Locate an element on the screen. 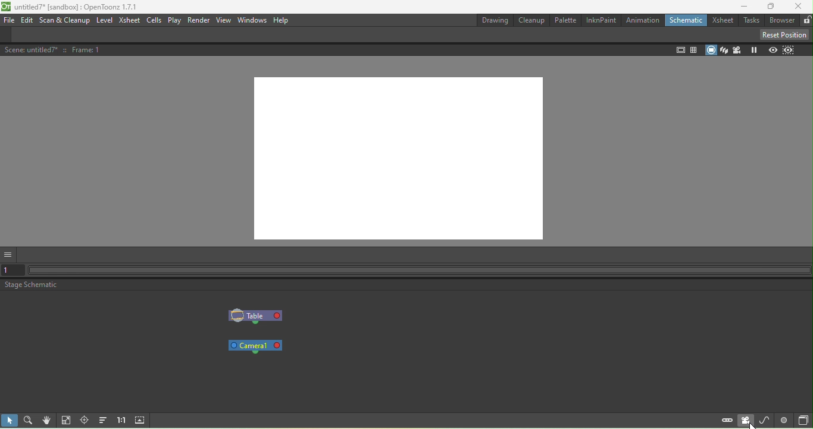  Set the current frame is located at coordinates (12, 272).